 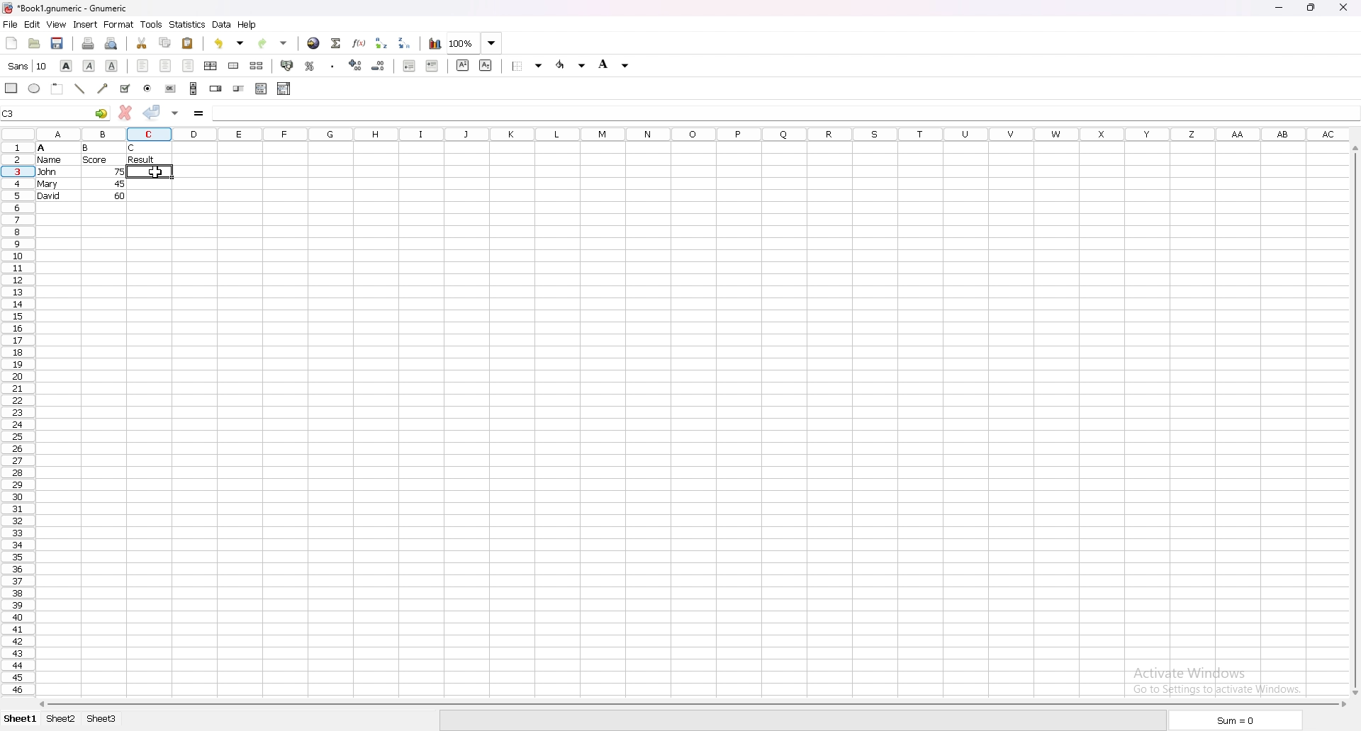 I want to click on file name, so click(x=67, y=8).